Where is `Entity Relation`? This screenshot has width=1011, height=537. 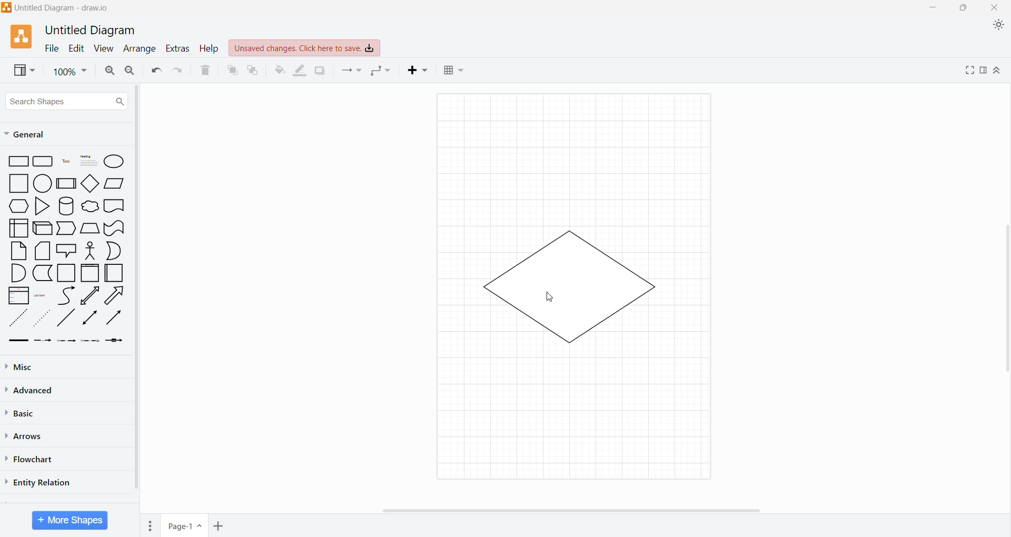 Entity Relation is located at coordinates (41, 481).